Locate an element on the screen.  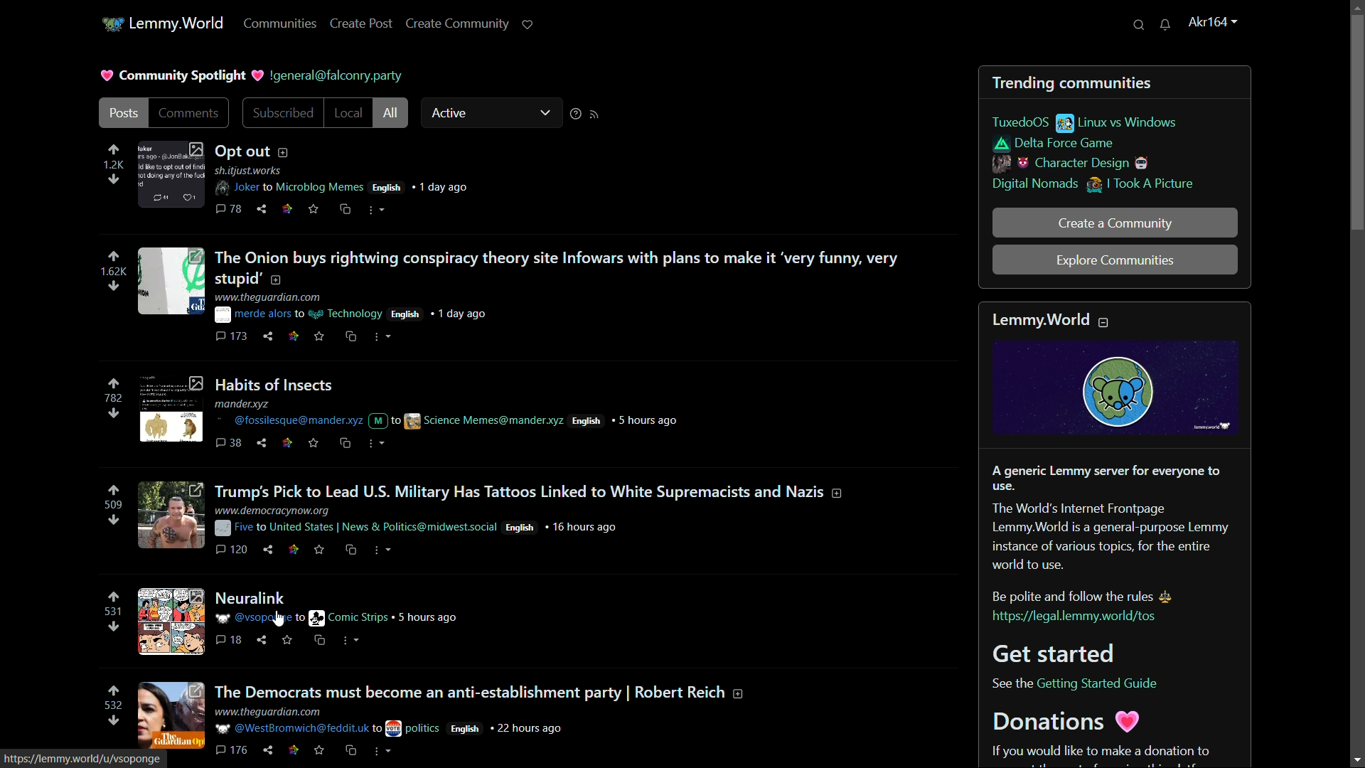
upvote is located at coordinates (113, 256).